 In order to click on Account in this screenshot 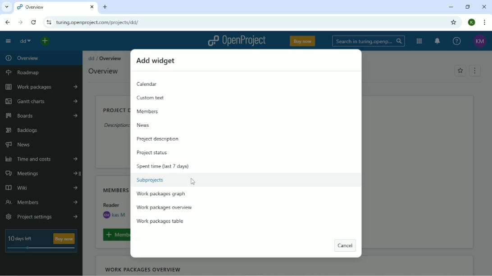, I will do `click(480, 41)`.